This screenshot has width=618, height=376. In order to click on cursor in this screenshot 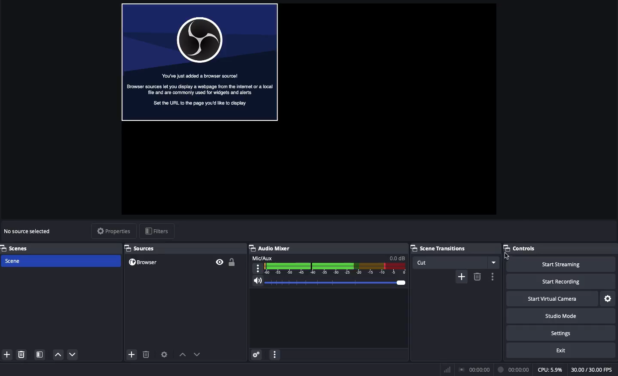, I will do `click(508, 257)`.